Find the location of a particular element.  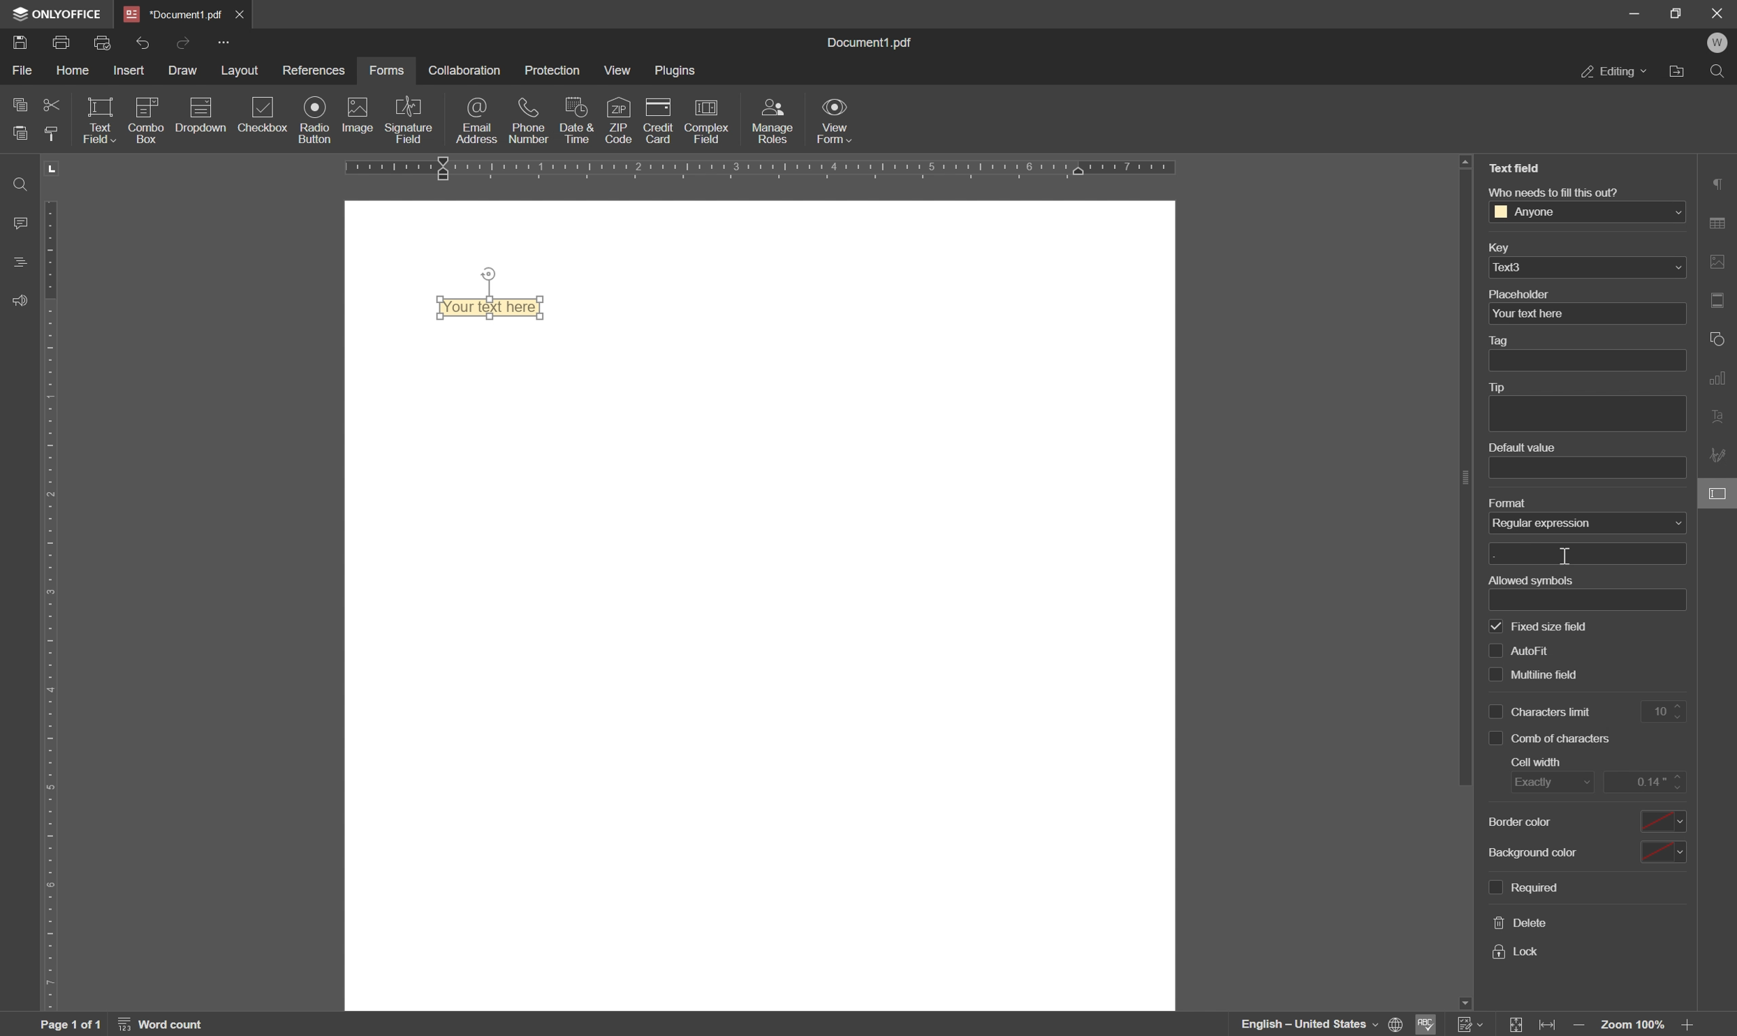

headings is located at coordinates (16, 263).